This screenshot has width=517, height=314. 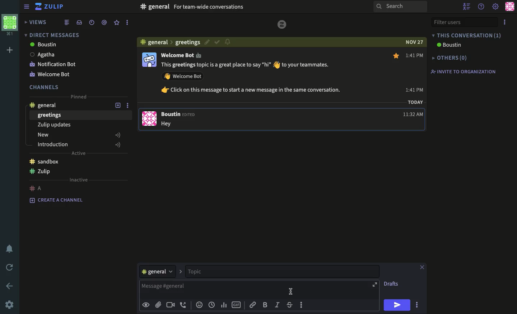 I want to click on gif, so click(x=237, y=304).